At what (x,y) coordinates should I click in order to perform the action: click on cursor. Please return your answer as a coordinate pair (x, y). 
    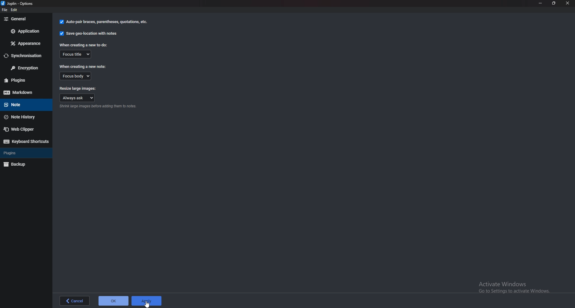
    Looking at the image, I should click on (148, 304).